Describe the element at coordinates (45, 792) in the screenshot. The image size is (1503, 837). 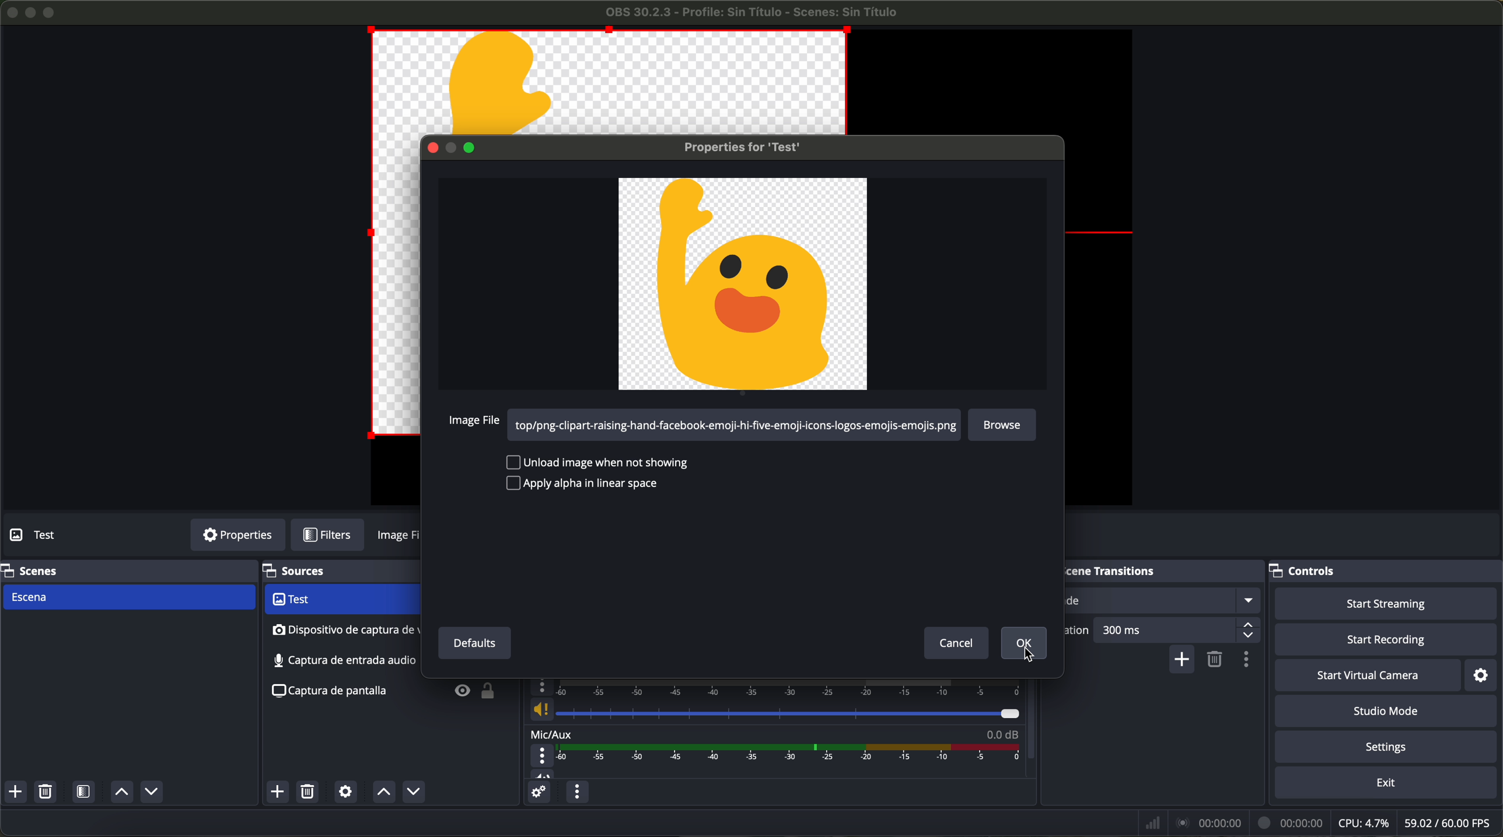
I see `remove selected scene` at that location.